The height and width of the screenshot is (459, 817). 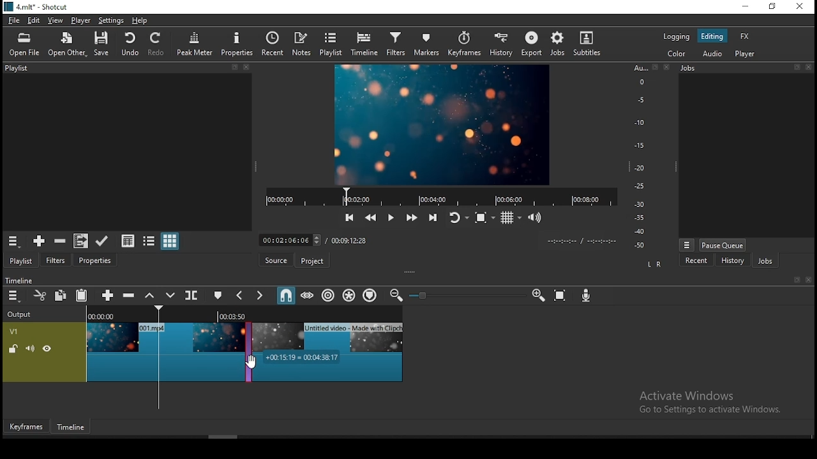 I want to click on scale, so click(x=643, y=155).